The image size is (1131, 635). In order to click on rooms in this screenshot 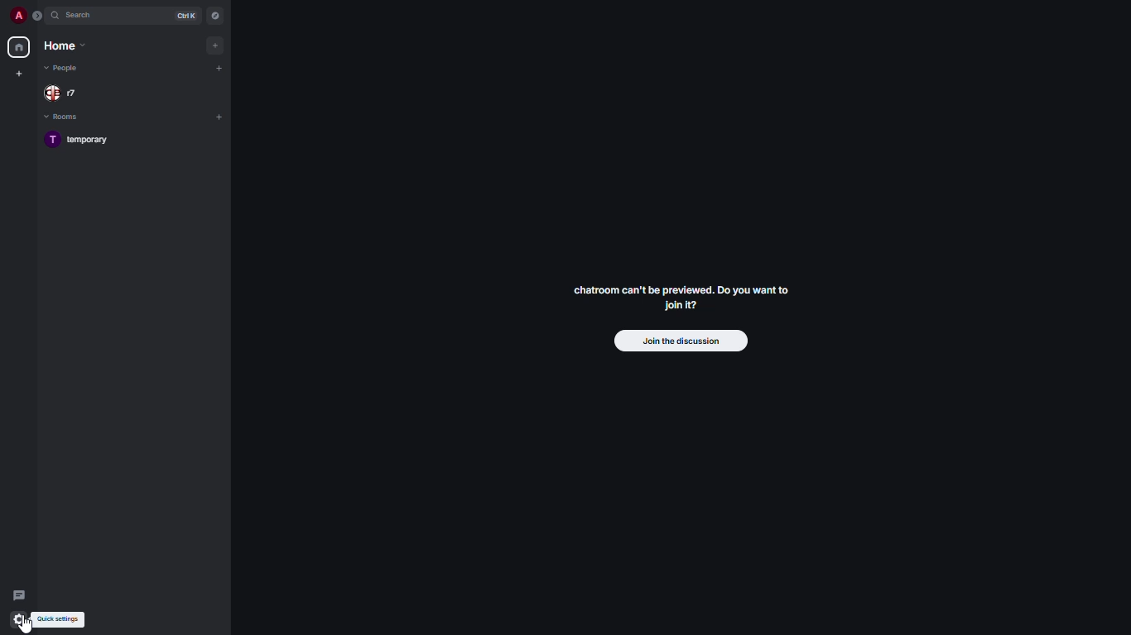, I will do `click(62, 117)`.